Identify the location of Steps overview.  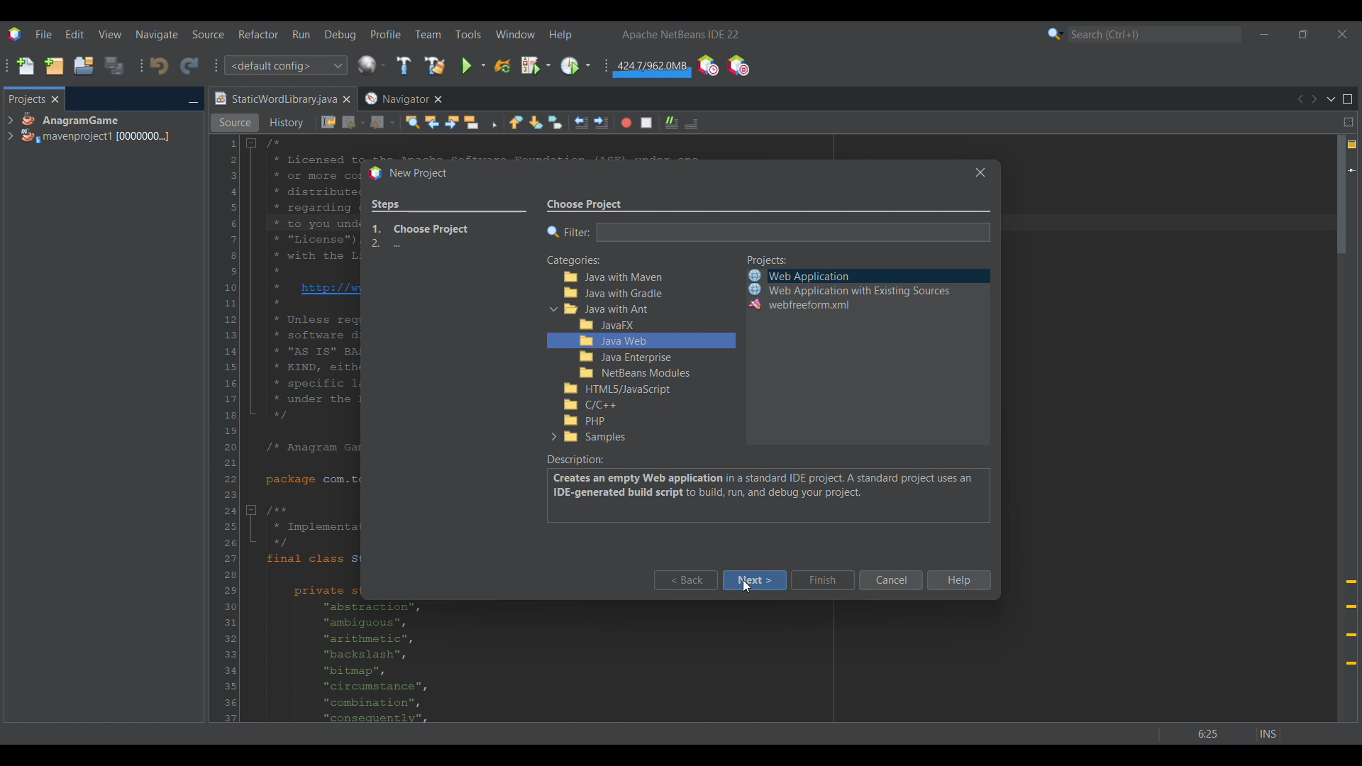
(449, 226).